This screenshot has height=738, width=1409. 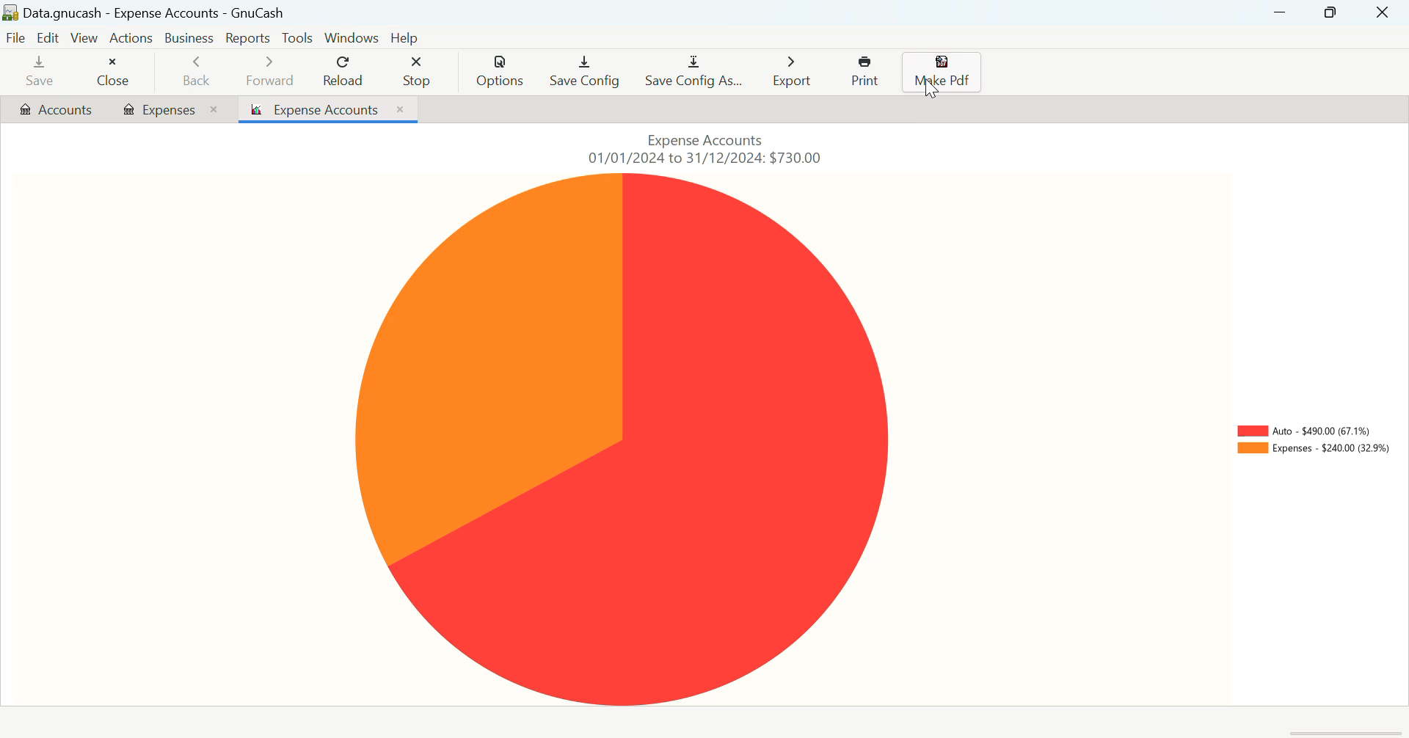 I want to click on Stop, so click(x=421, y=73).